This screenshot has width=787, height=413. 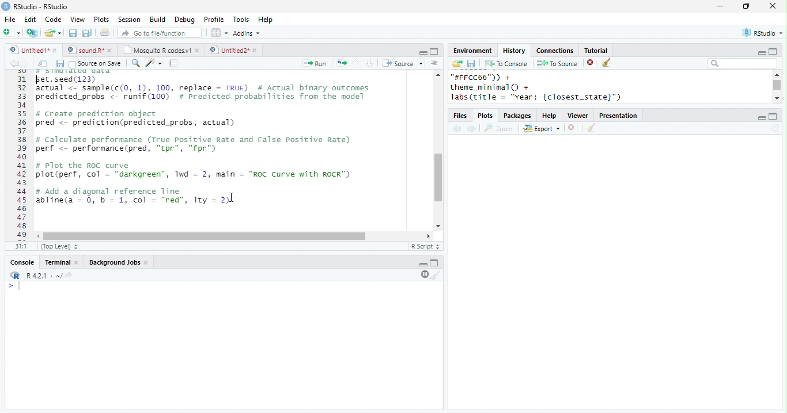 I want to click on save, so click(x=60, y=64).